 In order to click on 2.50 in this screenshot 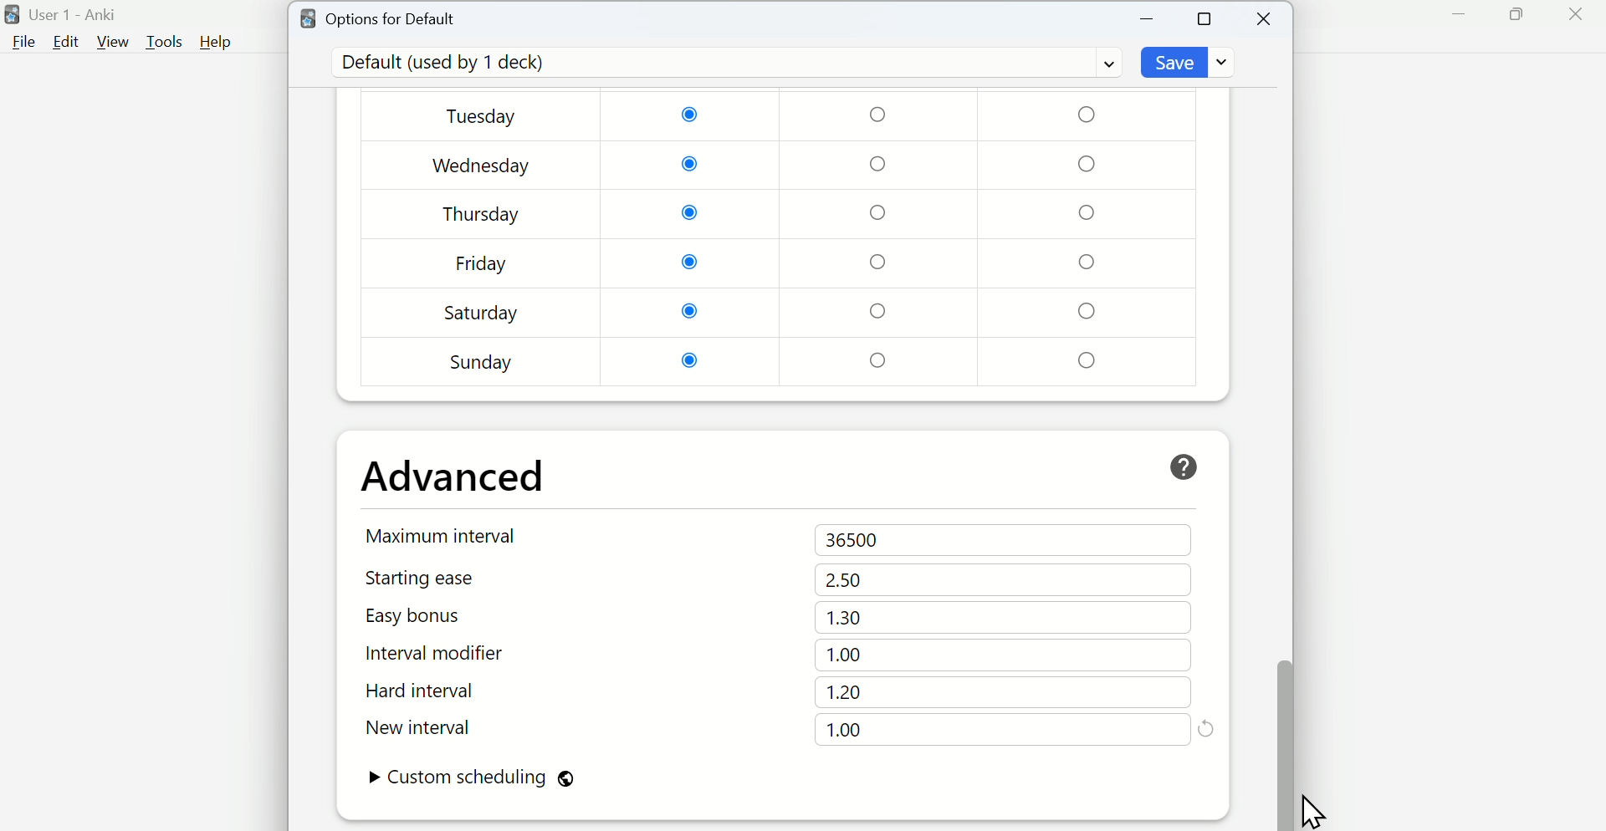, I will do `click(844, 579)`.